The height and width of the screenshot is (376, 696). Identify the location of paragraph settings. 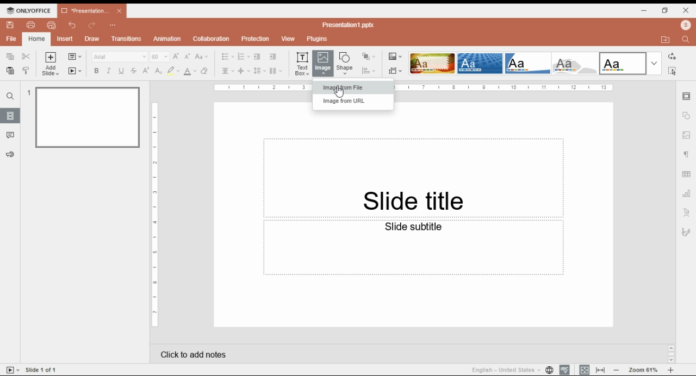
(686, 154).